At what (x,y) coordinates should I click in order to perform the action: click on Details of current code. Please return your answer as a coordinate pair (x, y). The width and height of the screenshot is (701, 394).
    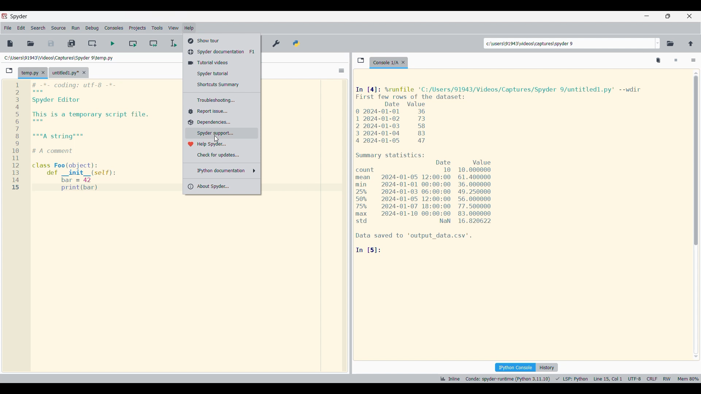
    Looking at the image, I should click on (569, 378).